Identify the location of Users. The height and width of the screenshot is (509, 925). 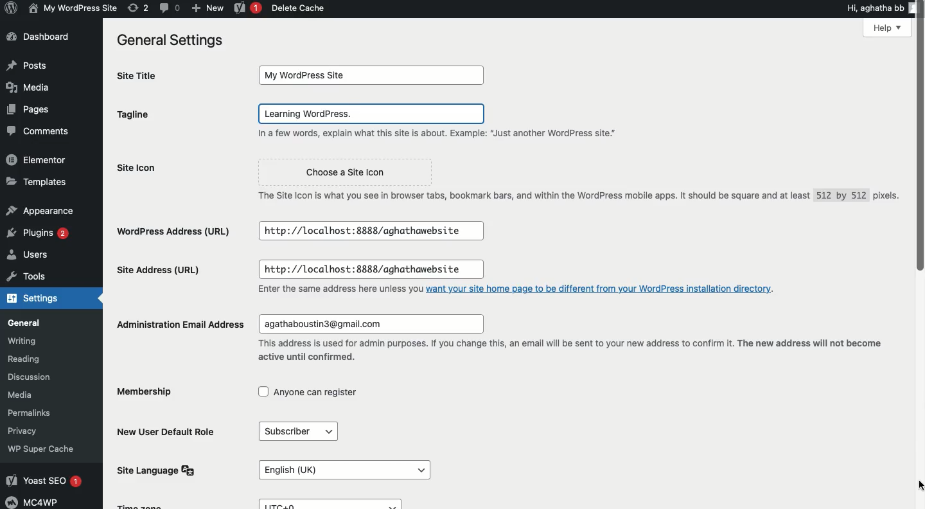
(39, 256).